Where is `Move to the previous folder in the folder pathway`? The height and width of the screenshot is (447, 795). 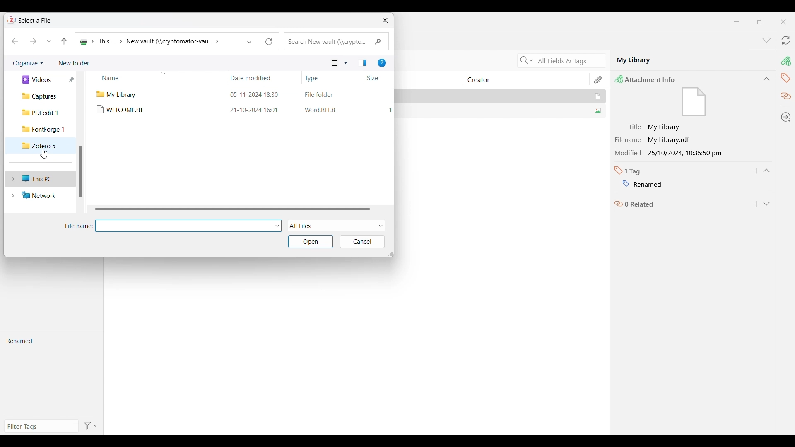 Move to the previous folder in the folder pathway is located at coordinates (64, 42).